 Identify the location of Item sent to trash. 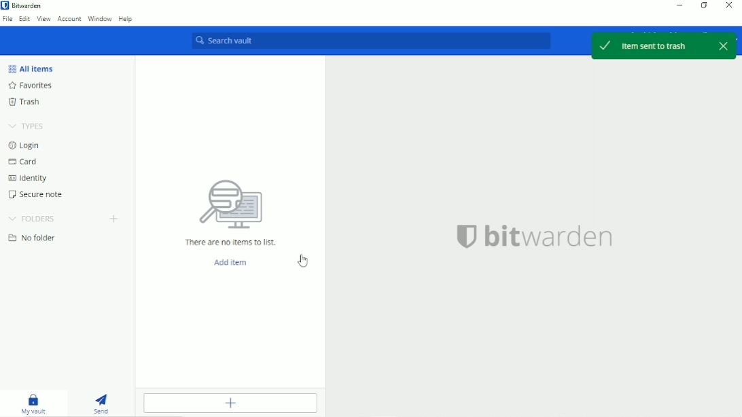
(656, 48).